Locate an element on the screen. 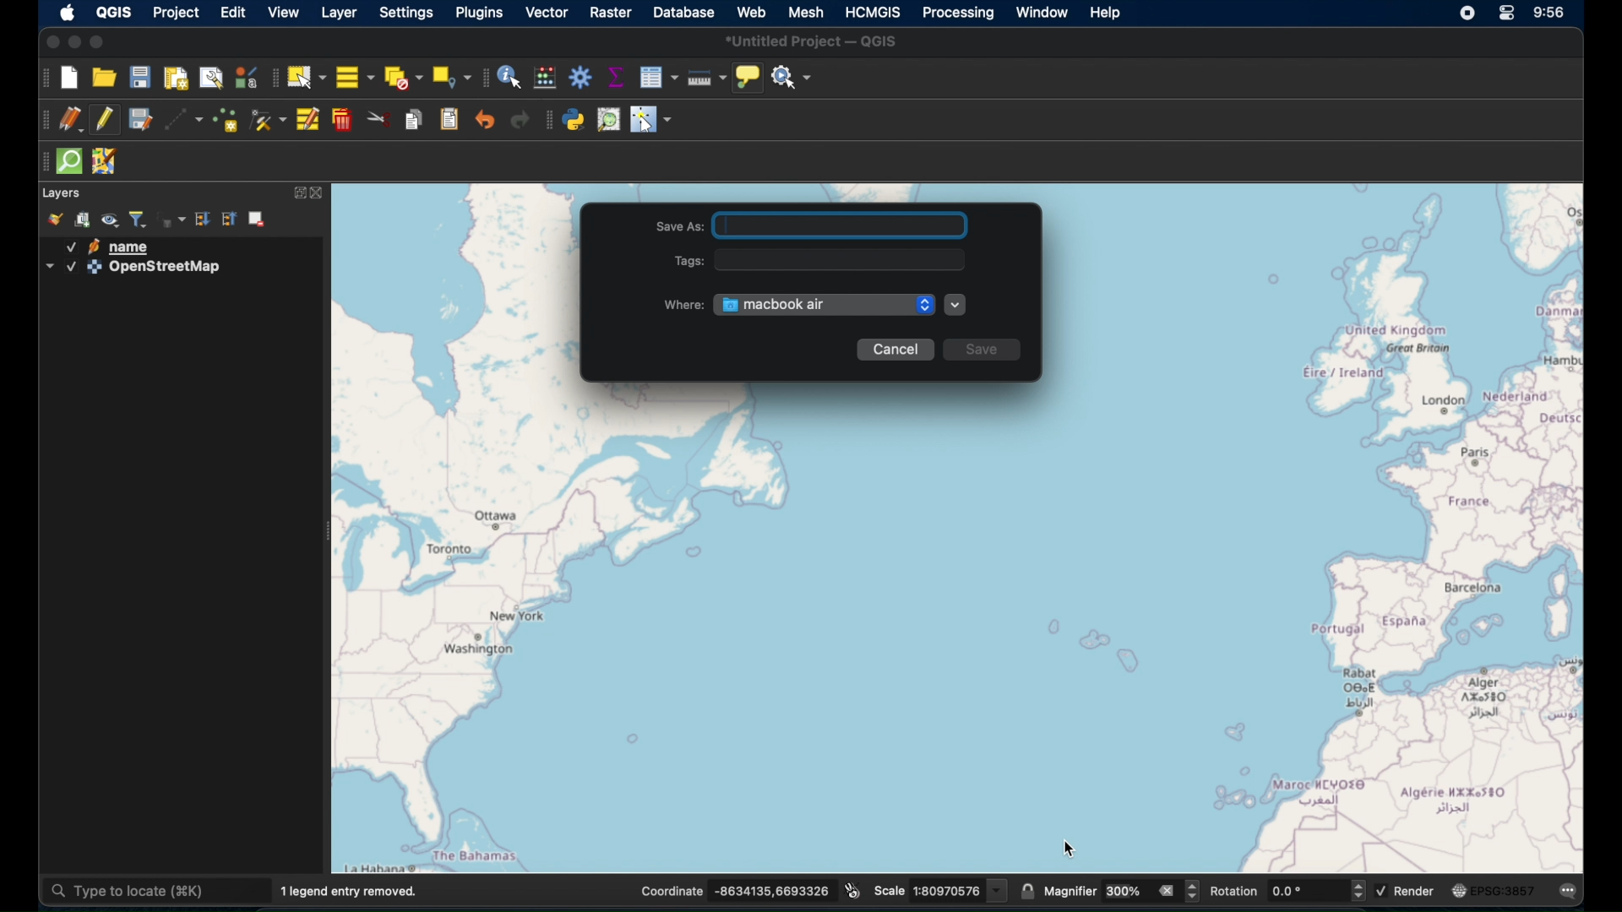 This screenshot has width=1622, height=912. show statistical summary is located at coordinates (616, 78).